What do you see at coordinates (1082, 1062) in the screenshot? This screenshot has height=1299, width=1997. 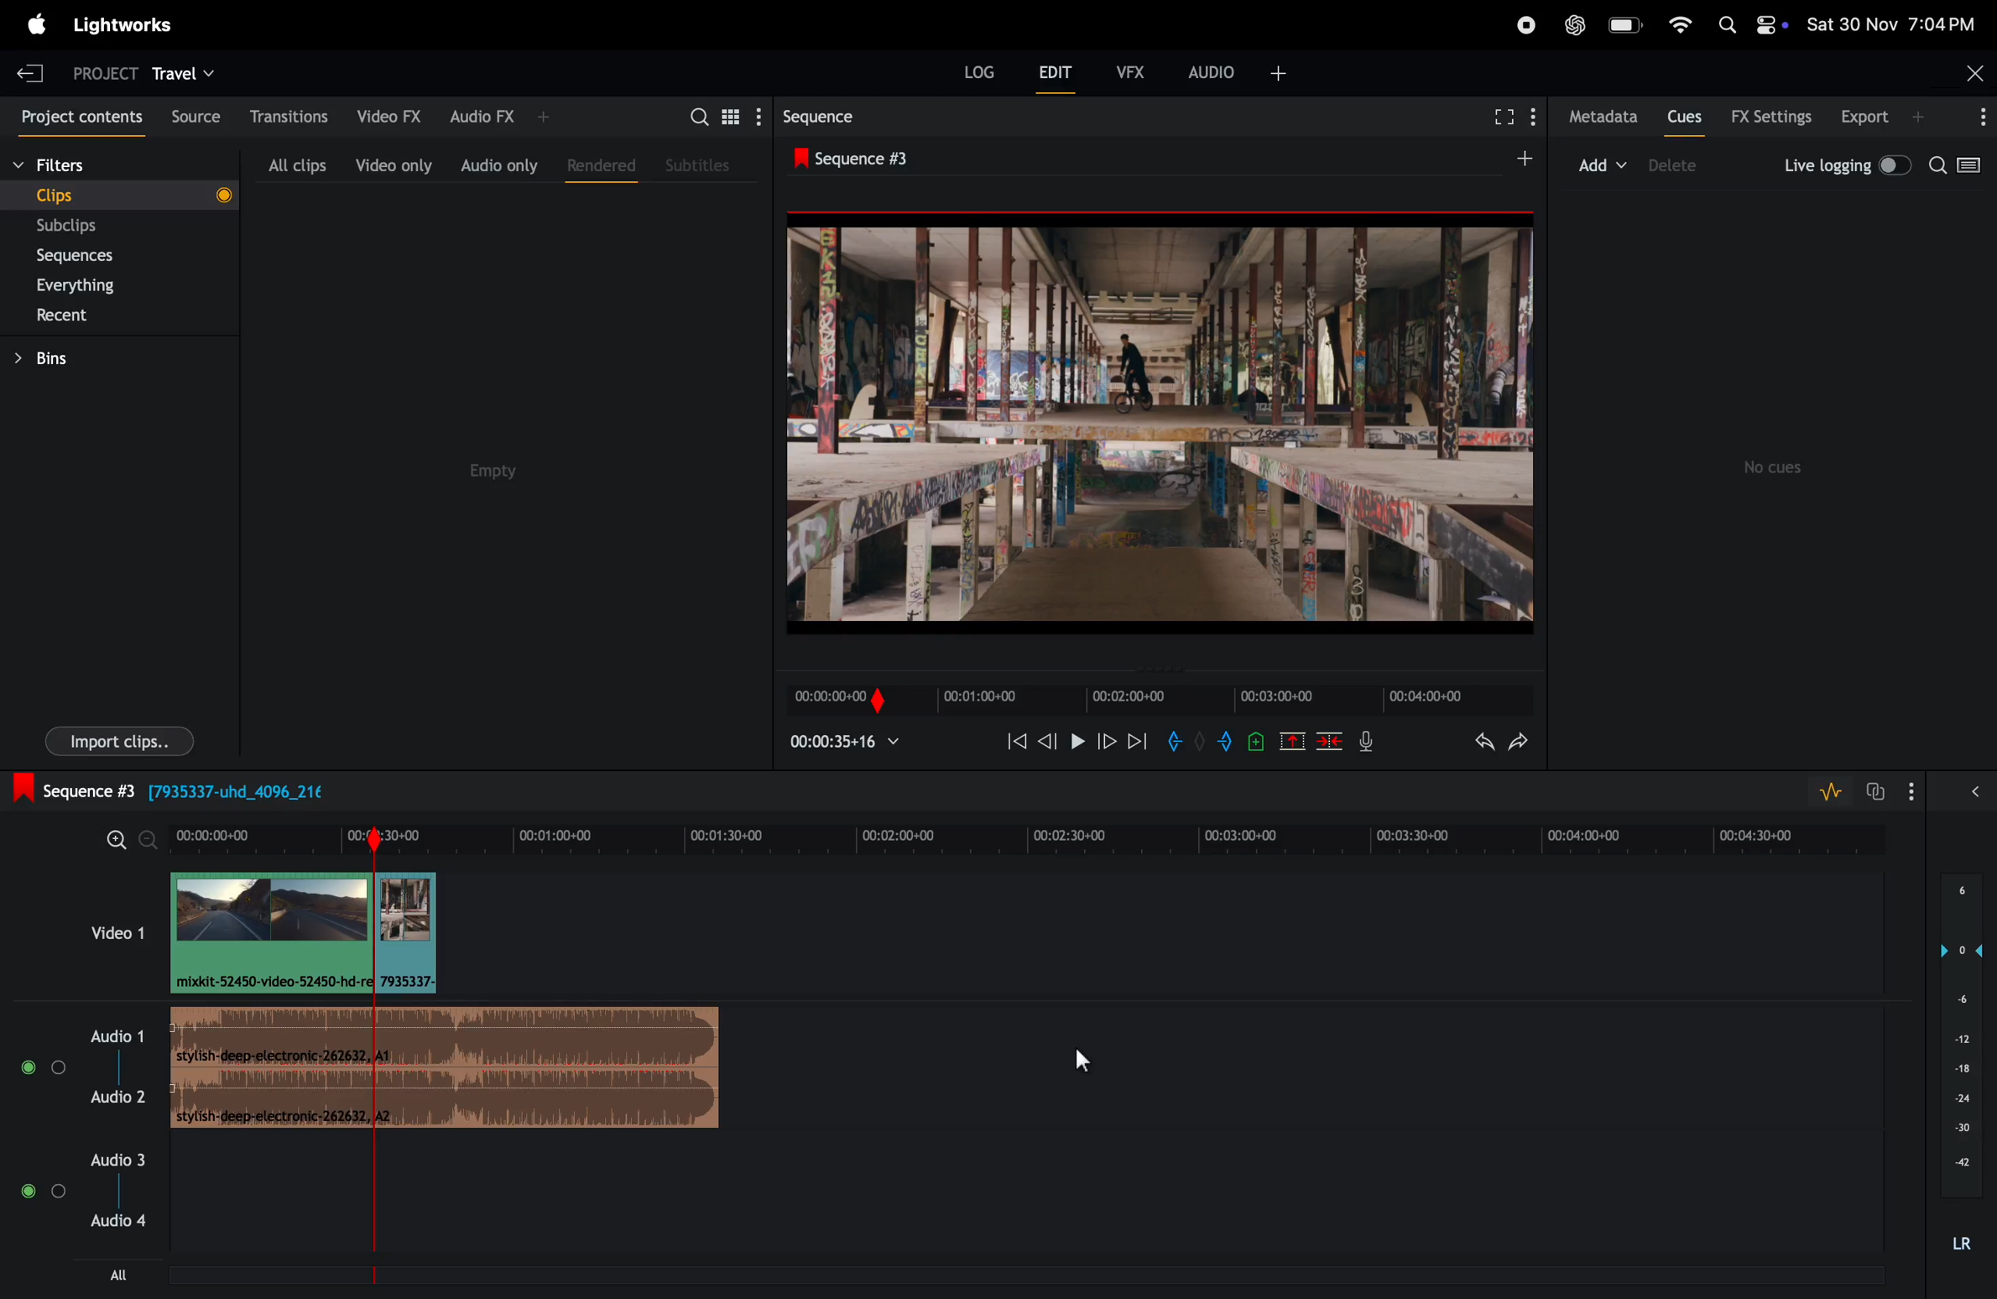 I see `cursor` at bounding box center [1082, 1062].